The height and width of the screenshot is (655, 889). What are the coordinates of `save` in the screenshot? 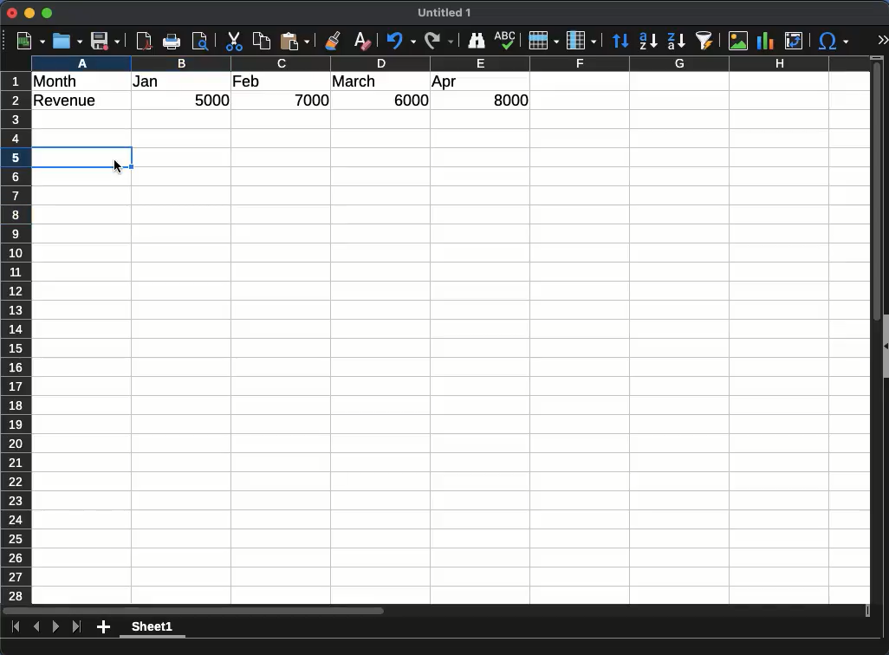 It's located at (105, 41).